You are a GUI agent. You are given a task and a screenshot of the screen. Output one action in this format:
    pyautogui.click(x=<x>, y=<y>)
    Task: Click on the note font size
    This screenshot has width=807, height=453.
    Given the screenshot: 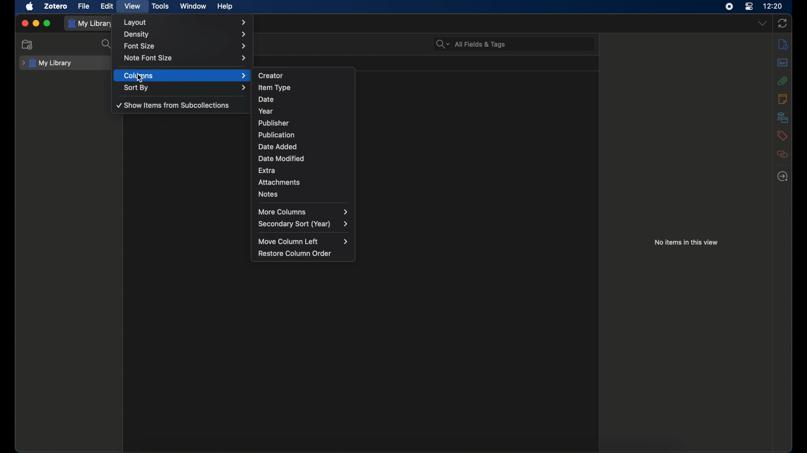 What is the action you would take?
    pyautogui.click(x=186, y=58)
    